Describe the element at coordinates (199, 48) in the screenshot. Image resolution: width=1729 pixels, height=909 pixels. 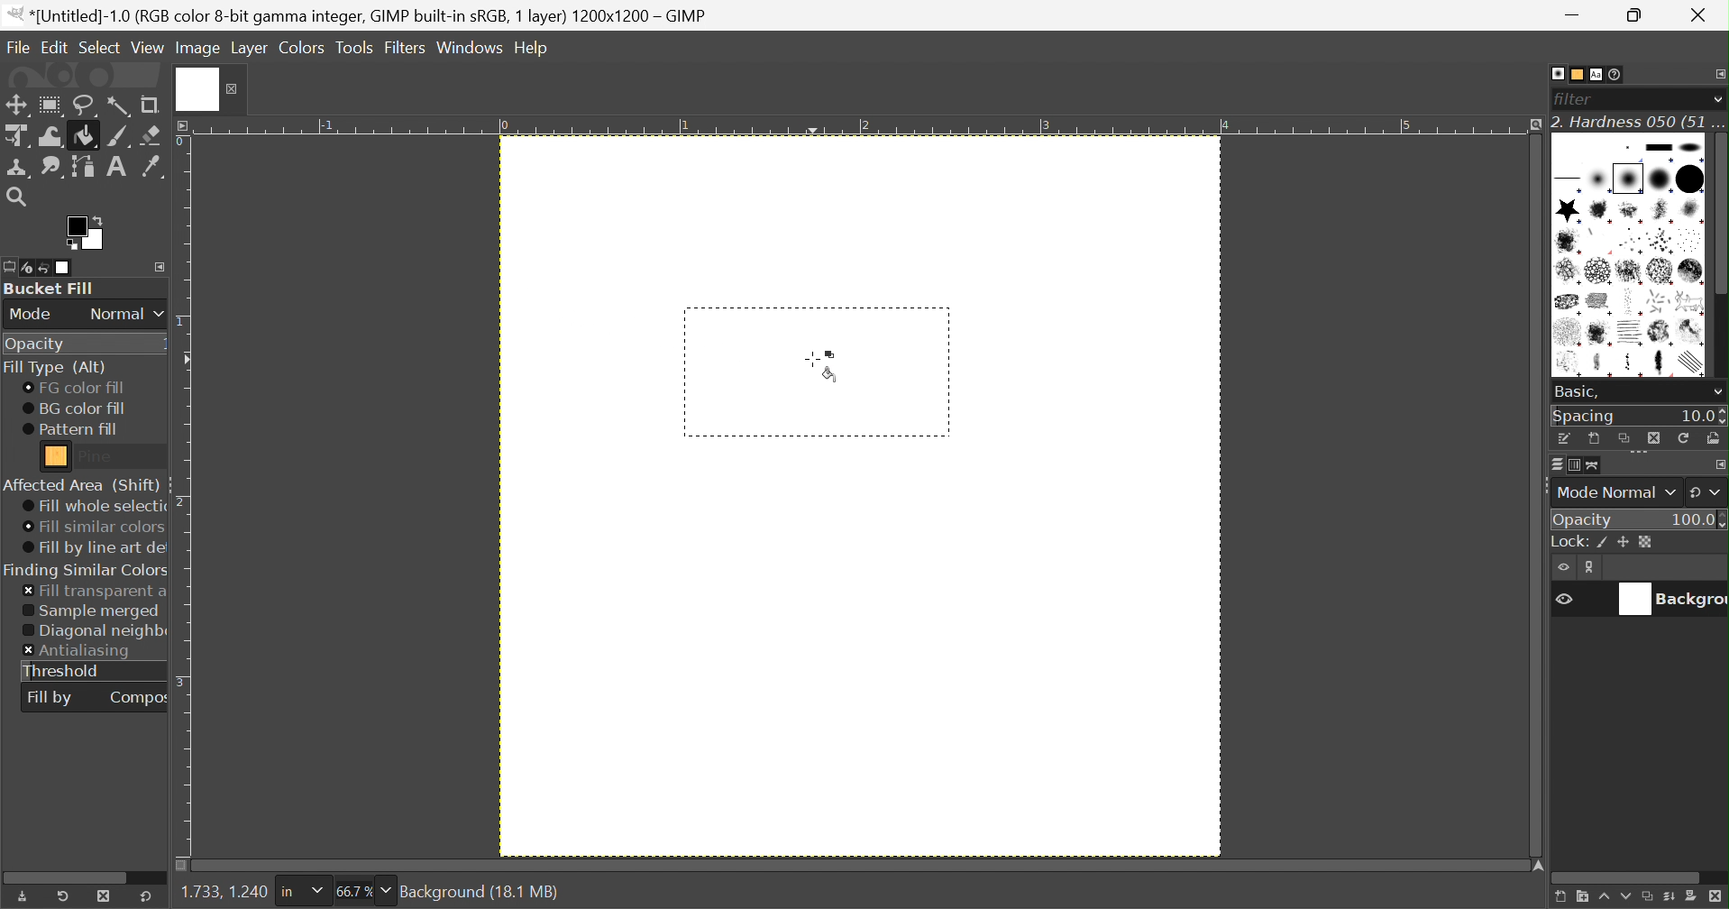
I see `Image` at that location.